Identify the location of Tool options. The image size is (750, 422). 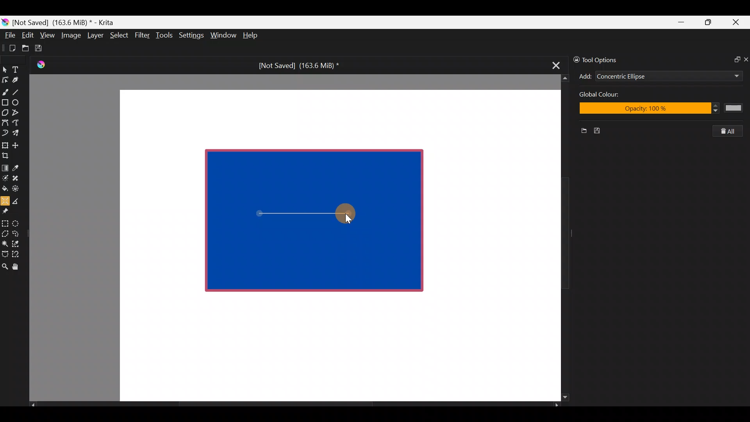
(607, 60).